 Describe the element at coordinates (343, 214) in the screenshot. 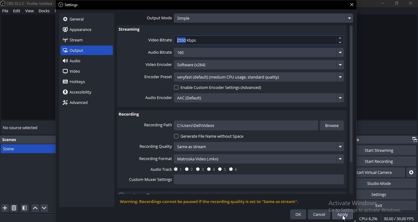

I see `apply ` at that location.